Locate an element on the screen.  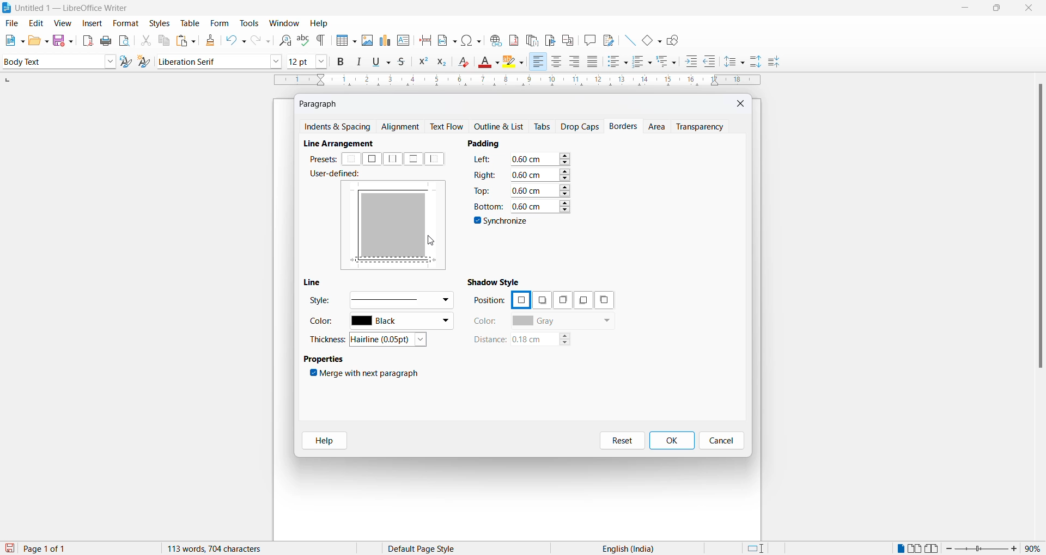
right and left is located at coordinates (393, 159).